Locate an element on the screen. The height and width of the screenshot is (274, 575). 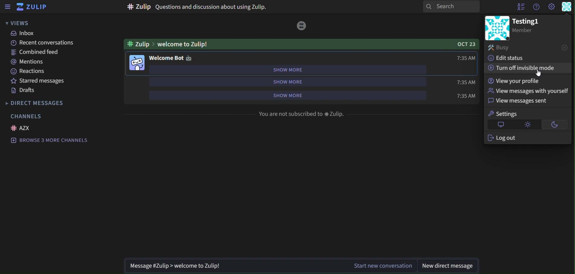
#zulip is located at coordinates (136, 44).